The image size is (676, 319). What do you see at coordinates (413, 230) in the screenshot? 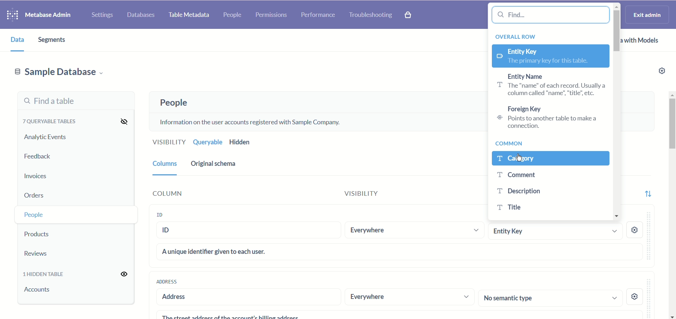
I see `Everywhere` at bounding box center [413, 230].